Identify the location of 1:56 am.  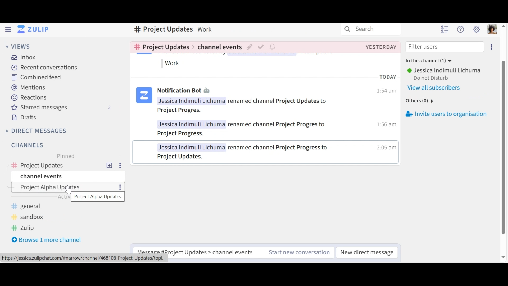
(385, 125).